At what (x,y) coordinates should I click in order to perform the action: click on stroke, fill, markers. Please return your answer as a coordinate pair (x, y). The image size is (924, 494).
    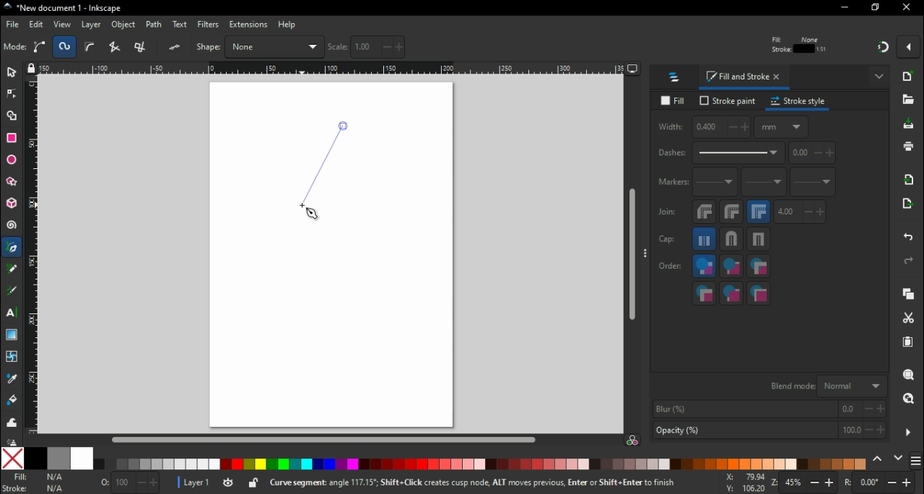
    Looking at the image, I should click on (731, 269).